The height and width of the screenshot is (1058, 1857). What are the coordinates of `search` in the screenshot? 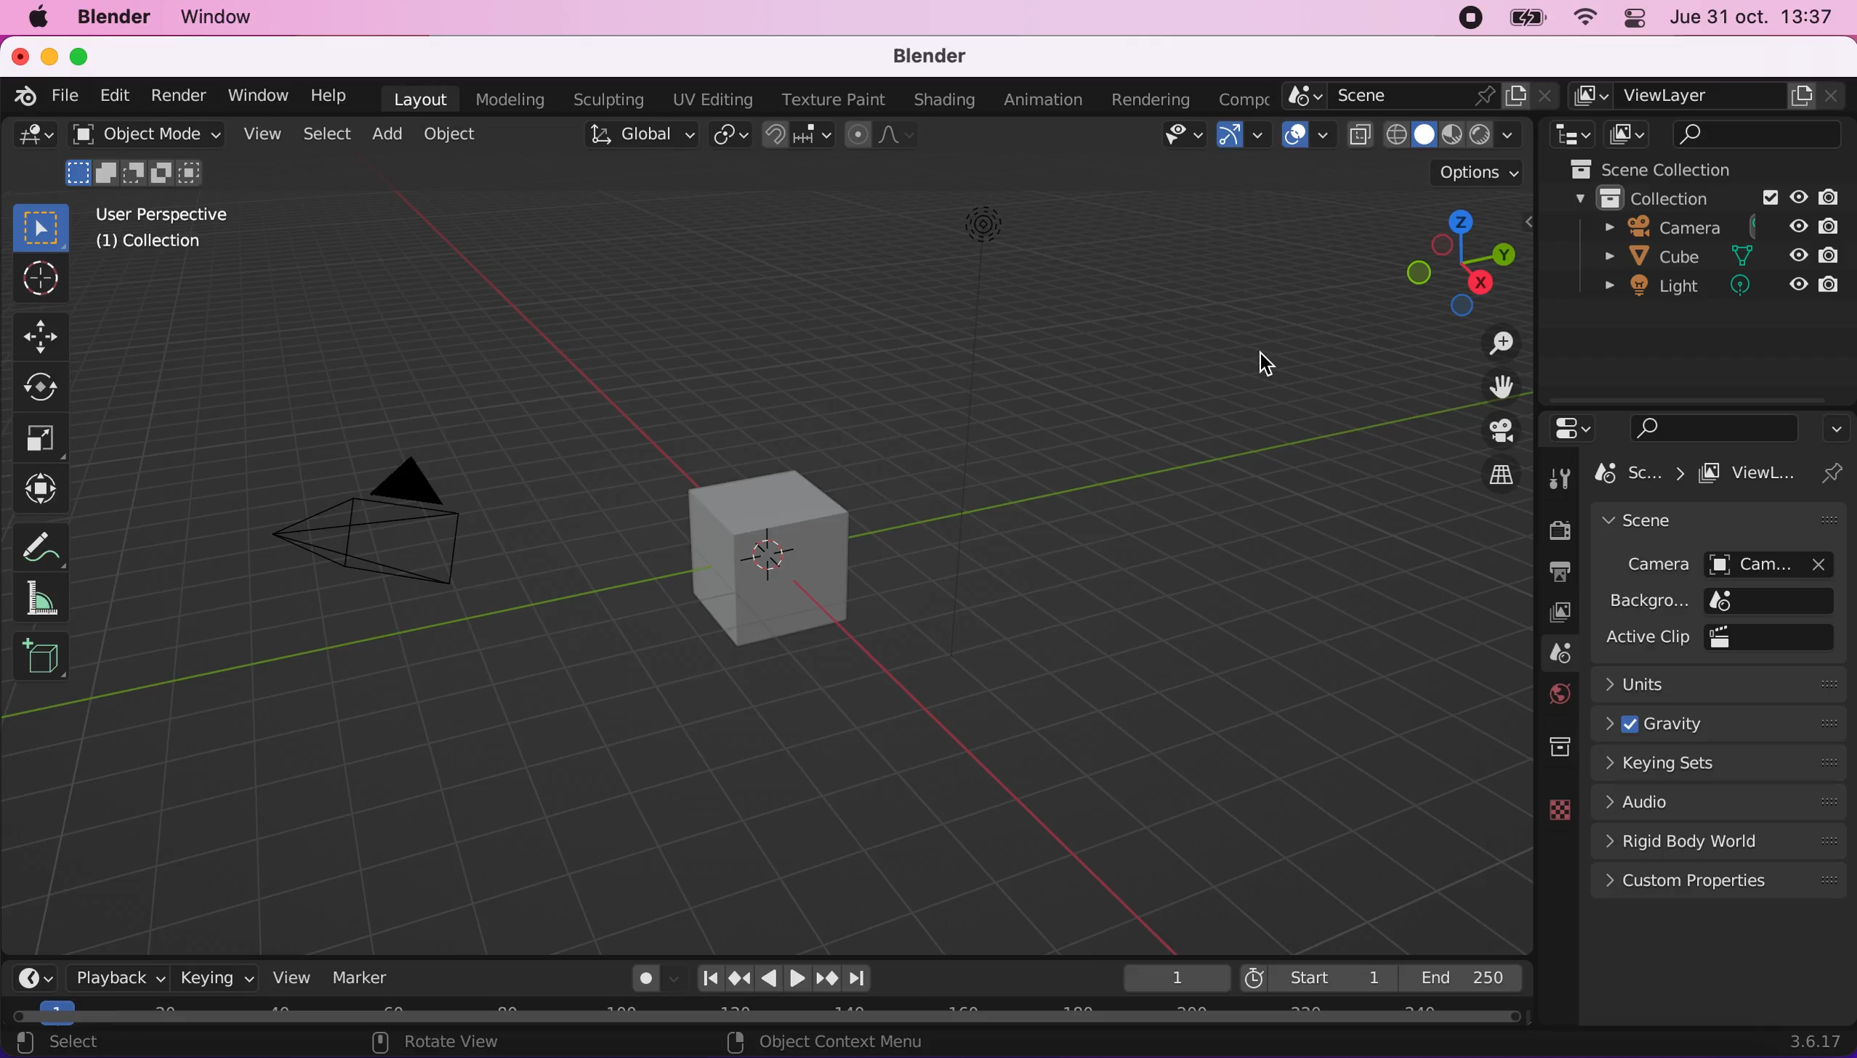 It's located at (1707, 424).